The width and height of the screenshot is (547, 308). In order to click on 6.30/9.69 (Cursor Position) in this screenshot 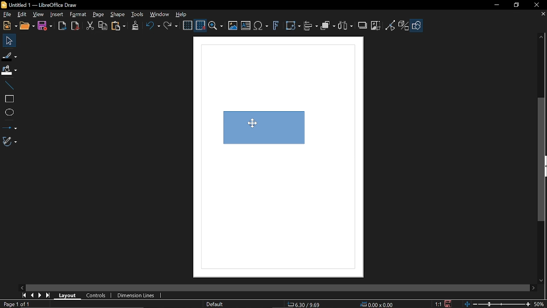, I will do `click(305, 305)`.